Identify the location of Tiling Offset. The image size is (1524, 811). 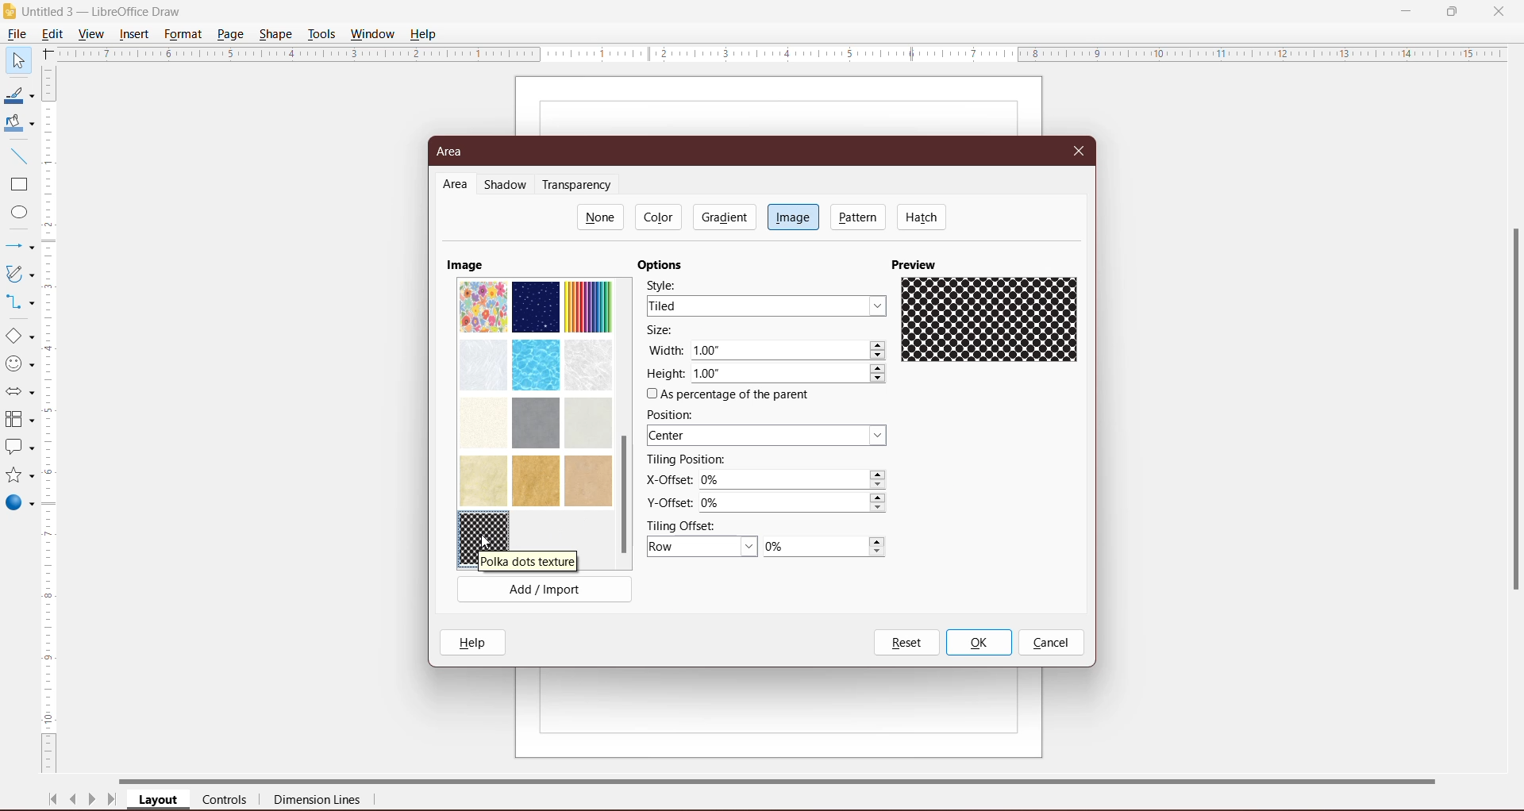
(688, 525).